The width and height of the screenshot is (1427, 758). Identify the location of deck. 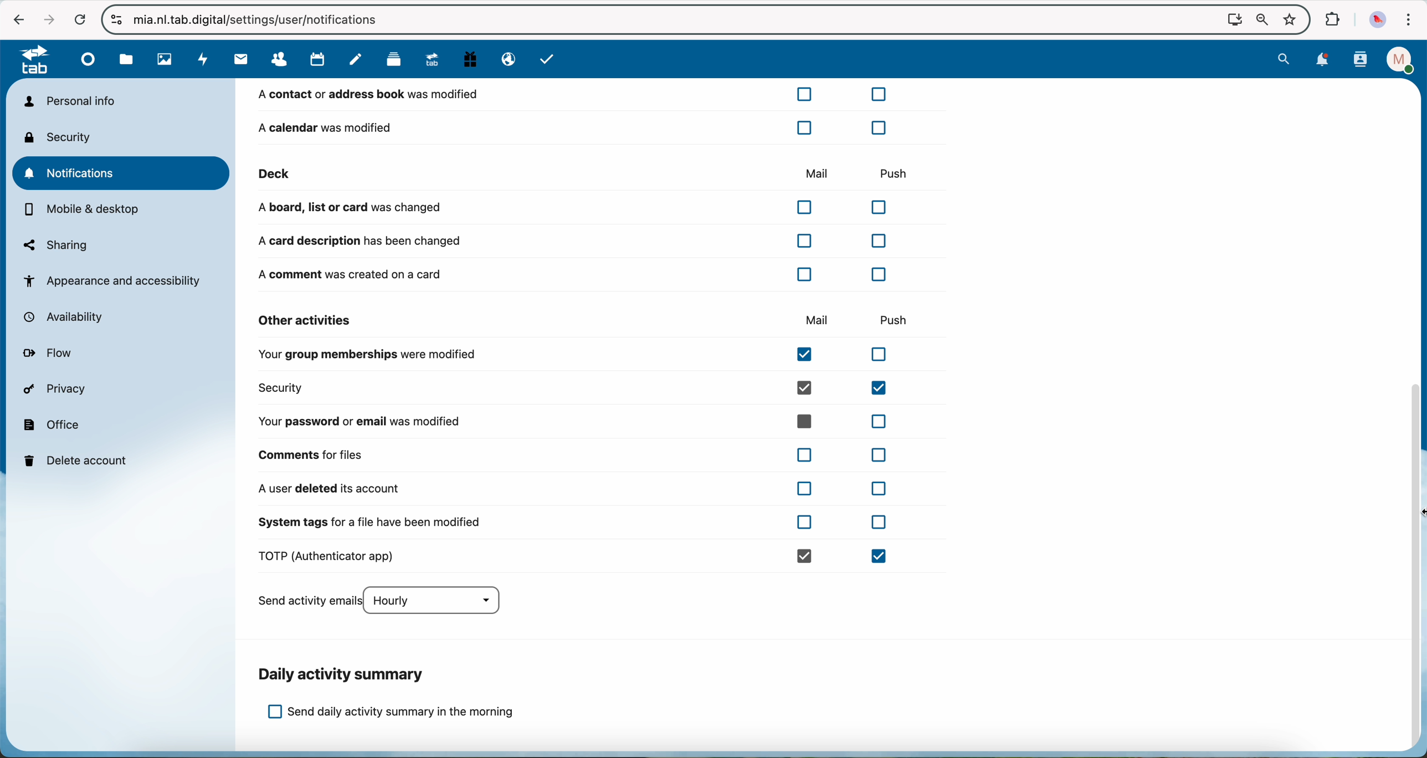
(393, 62).